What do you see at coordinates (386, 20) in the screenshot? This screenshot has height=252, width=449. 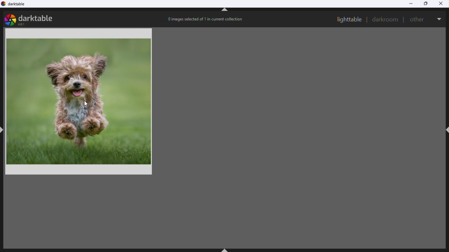 I see `Dark room` at bounding box center [386, 20].